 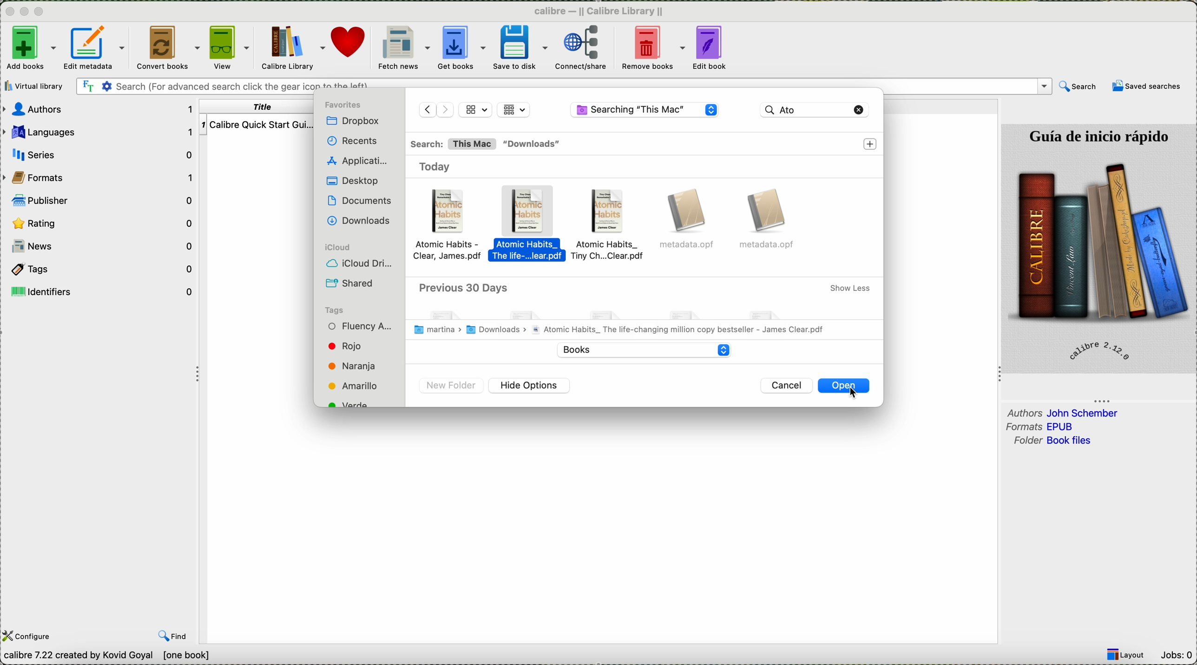 What do you see at coordinates (349, 141) in the screenshot?
I see `recents` at bounding box center [349, 141].